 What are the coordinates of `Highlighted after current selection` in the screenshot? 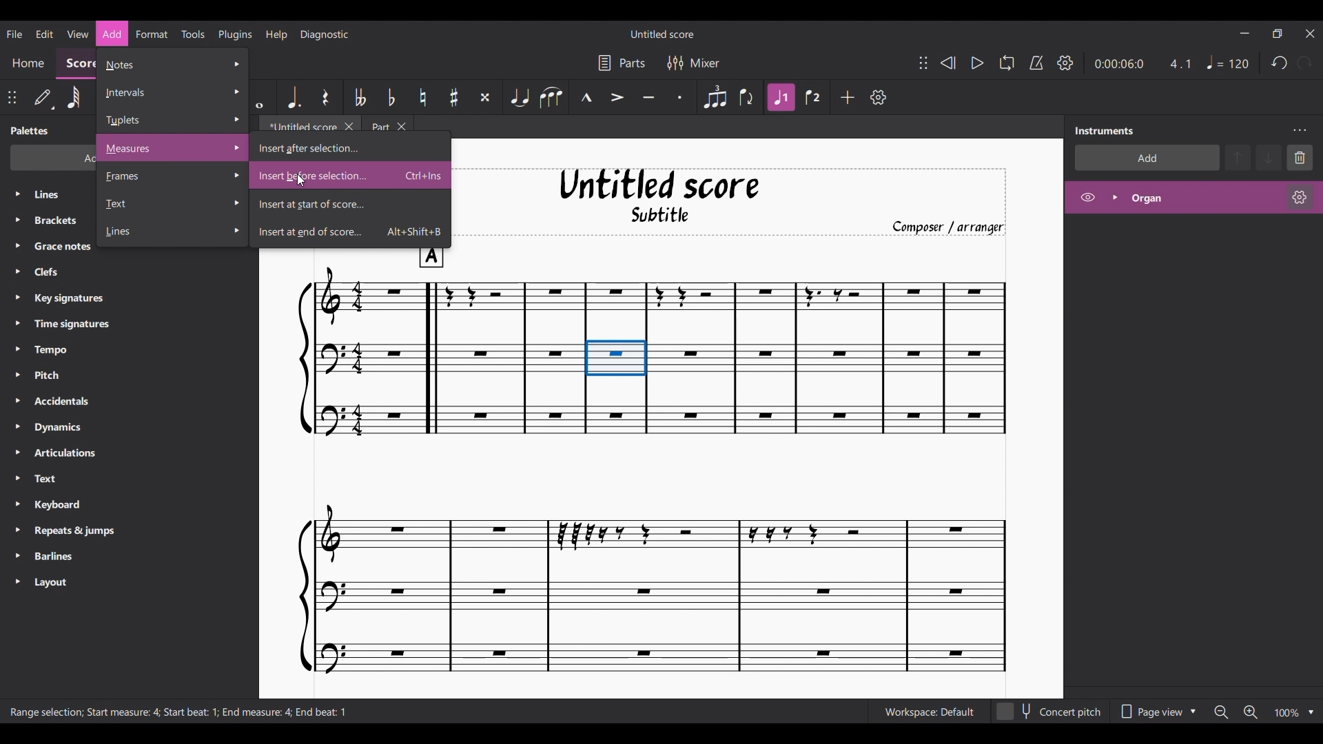 It's located at (781, 96).